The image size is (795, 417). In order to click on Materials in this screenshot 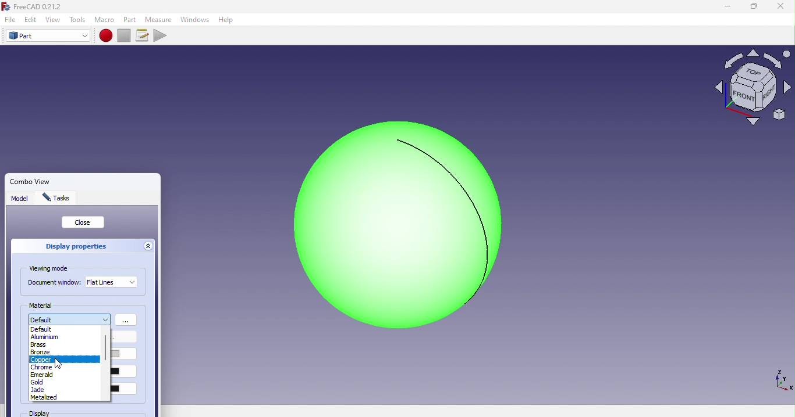, I will do `click(70, 318)`.